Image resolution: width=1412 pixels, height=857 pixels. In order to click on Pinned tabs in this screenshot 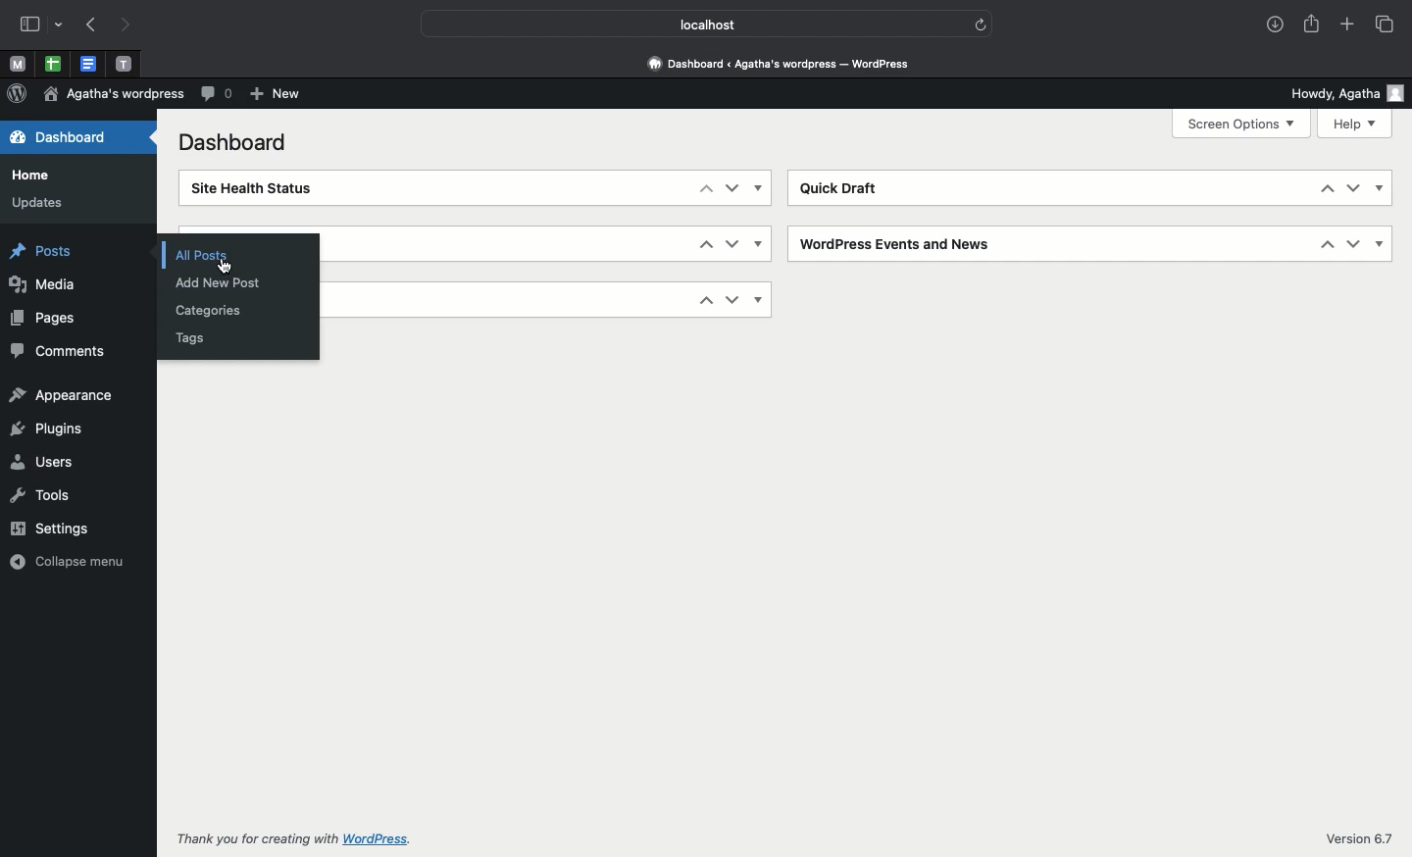, I will do `click(51, 63)`.